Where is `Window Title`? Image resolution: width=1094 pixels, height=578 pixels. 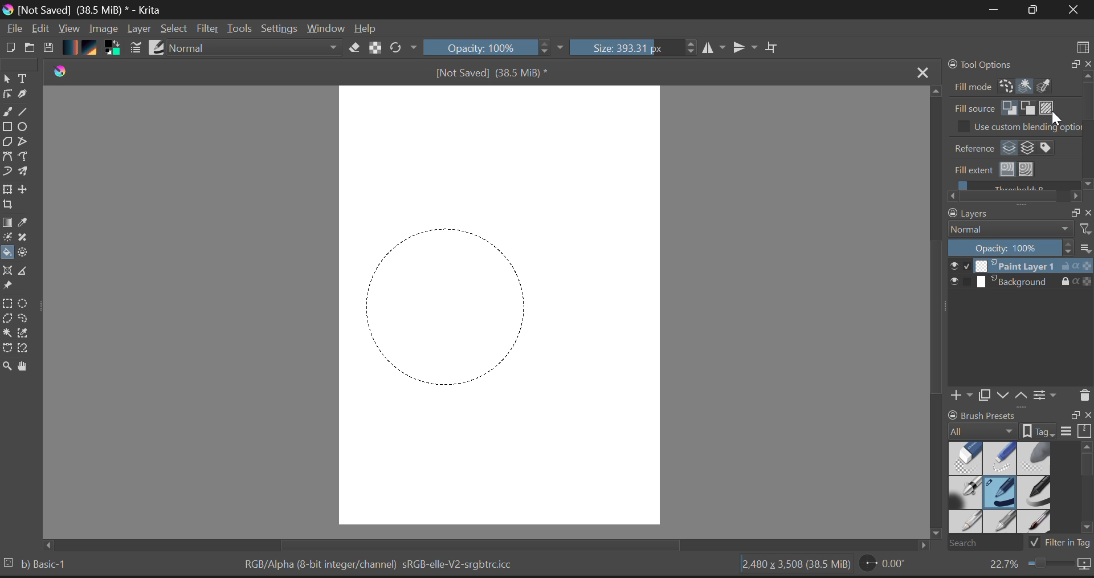 Window Title is located at coordinates (85, 10).